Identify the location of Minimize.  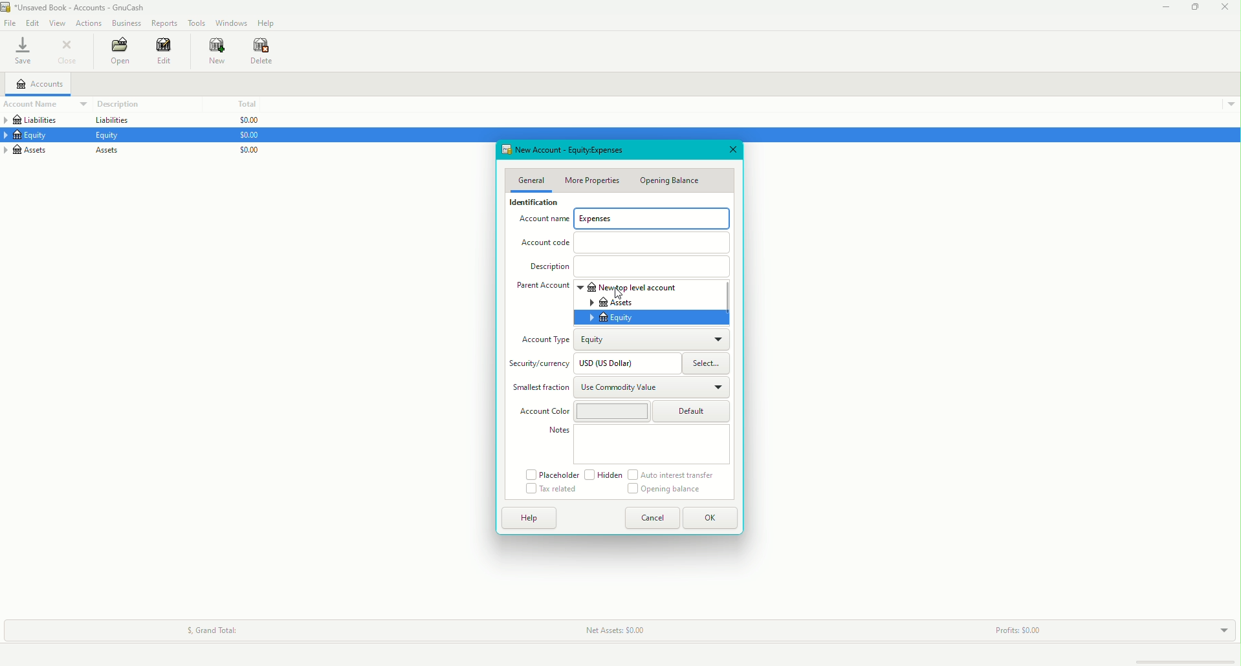
(1163, 8).